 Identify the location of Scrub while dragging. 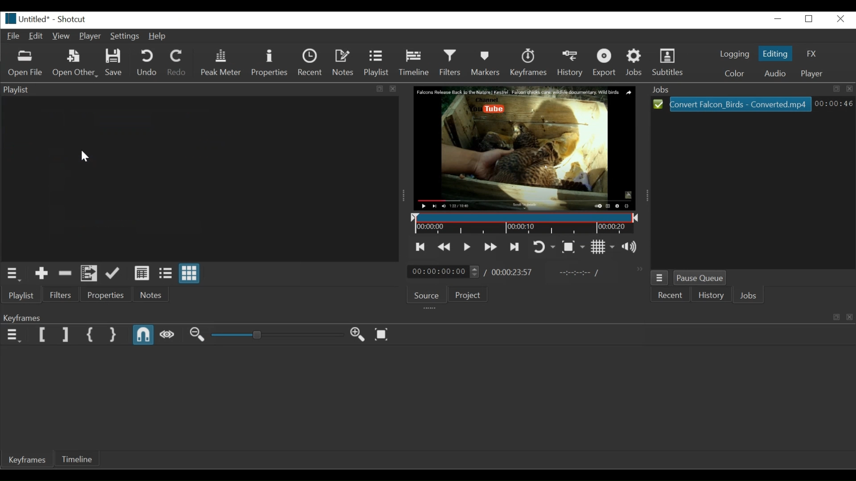
(167, 334).